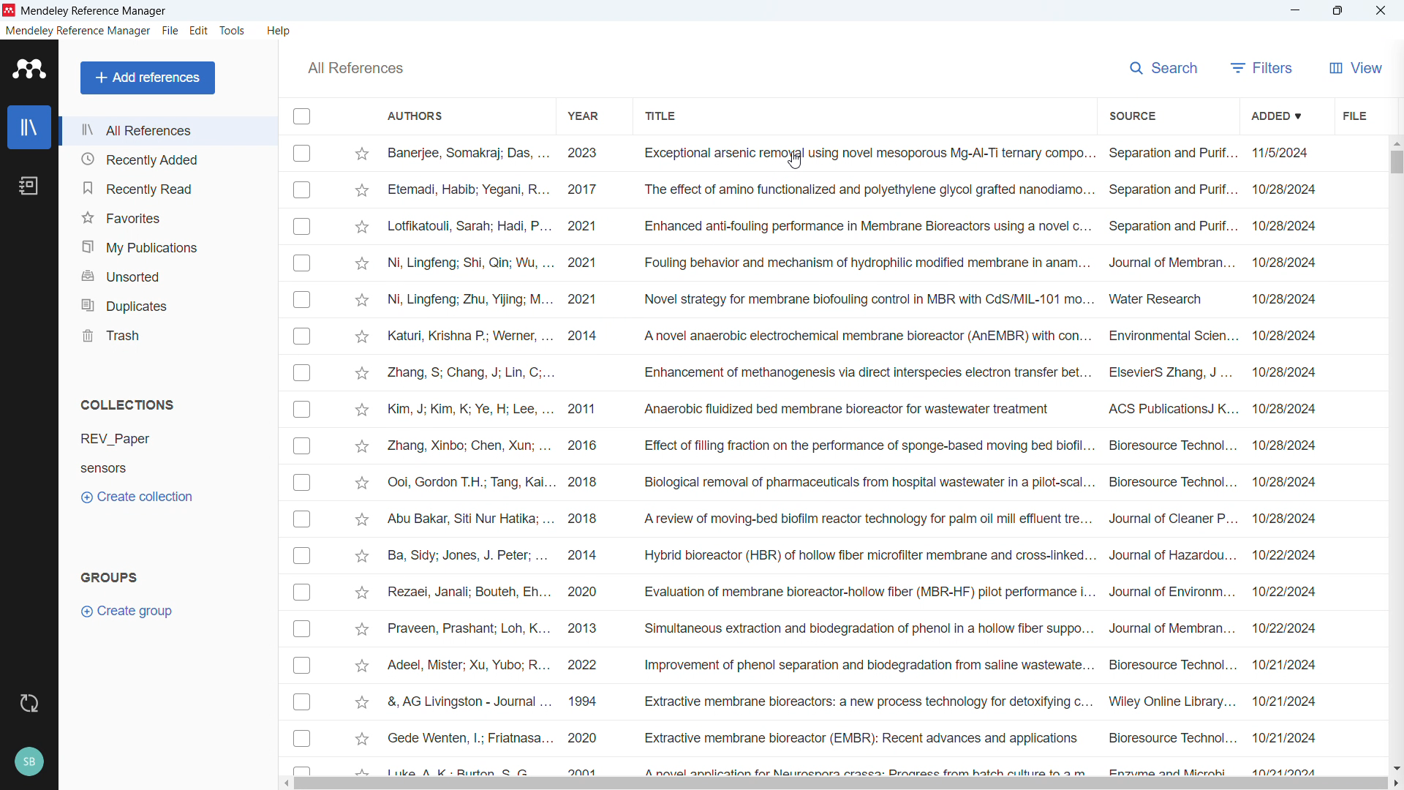 This screenshot has width=1404, height=790. Describe the element at coordinates (1358, 68) in the screenshot. I see `View ` at that location.